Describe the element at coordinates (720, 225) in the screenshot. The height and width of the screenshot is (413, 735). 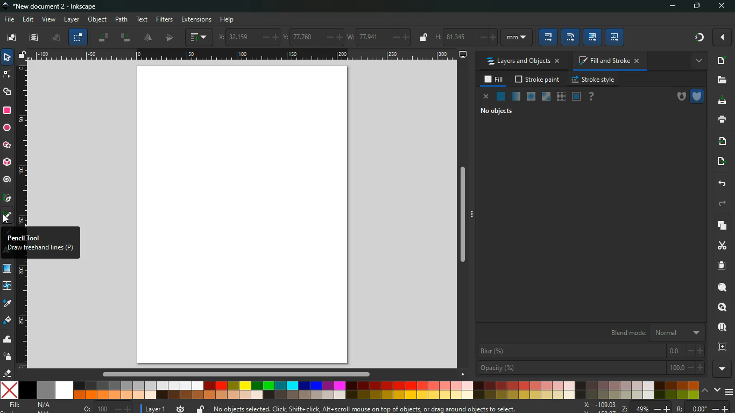
I see `layers` at that location.